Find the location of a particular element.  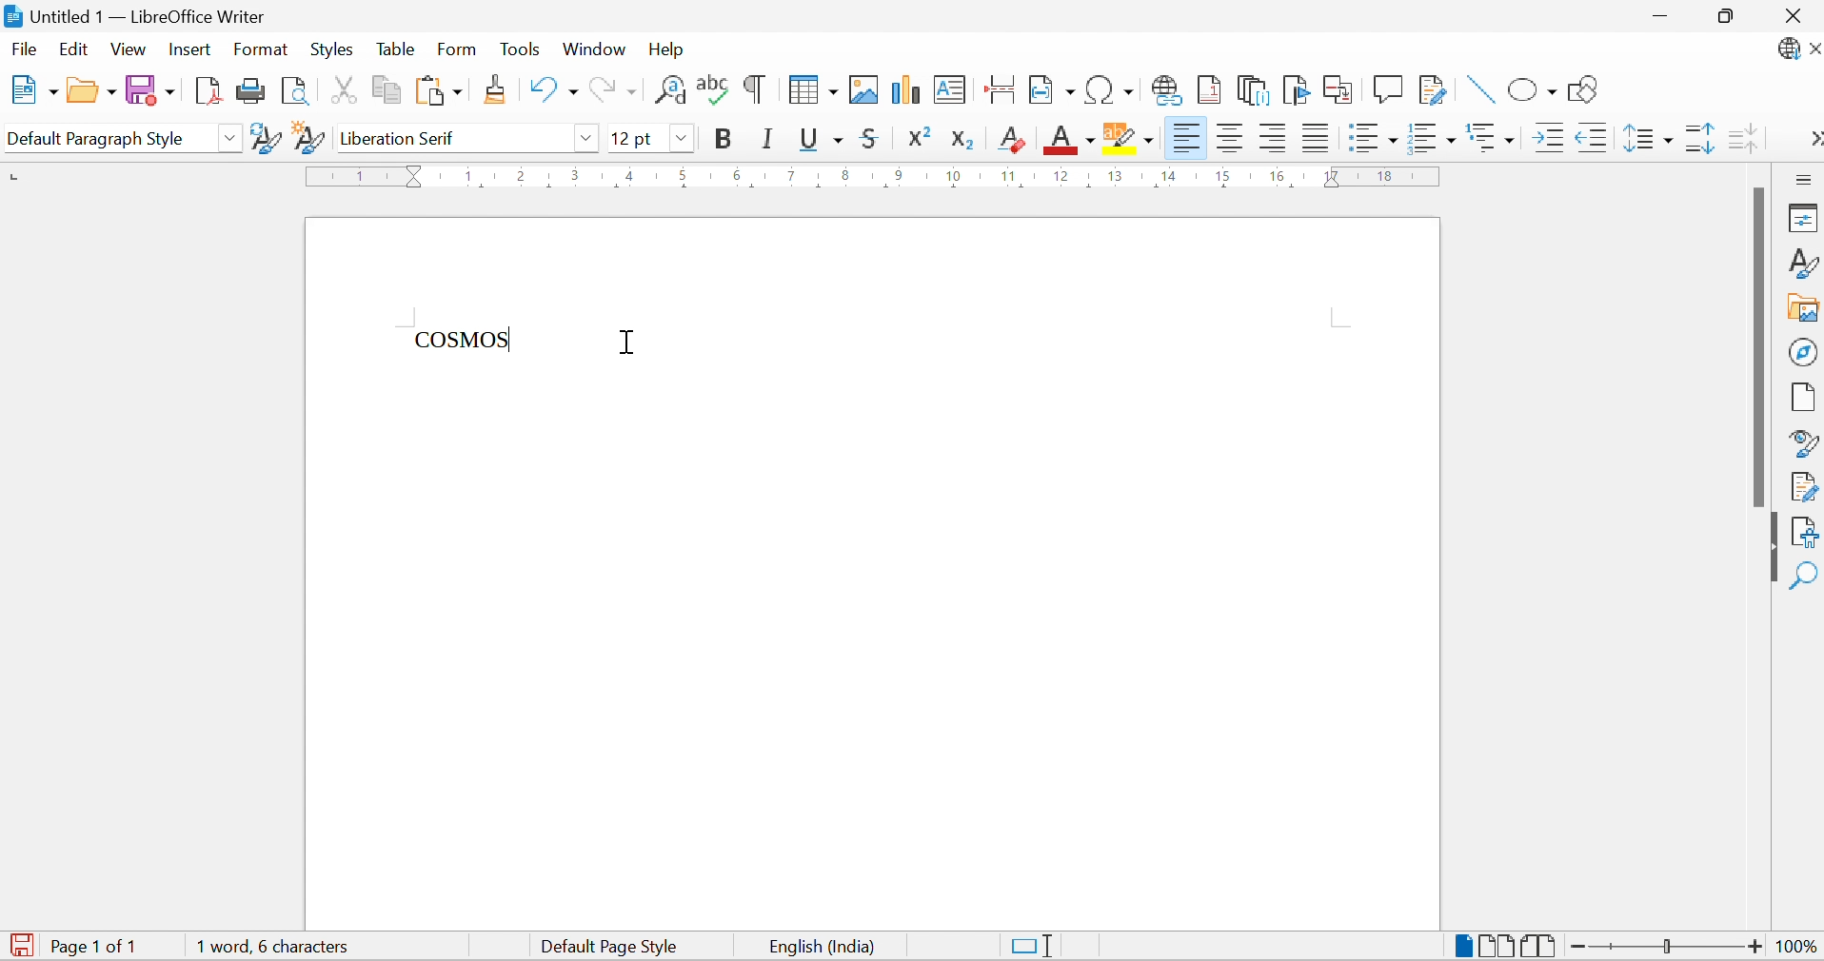

Insert Special Characters is located at coordinates (1110, 89).